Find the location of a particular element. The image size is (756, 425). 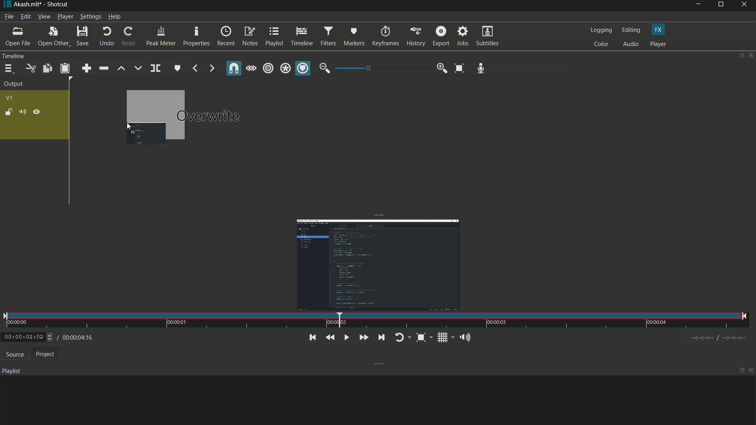

app icon is located at coordinates (6, 5).